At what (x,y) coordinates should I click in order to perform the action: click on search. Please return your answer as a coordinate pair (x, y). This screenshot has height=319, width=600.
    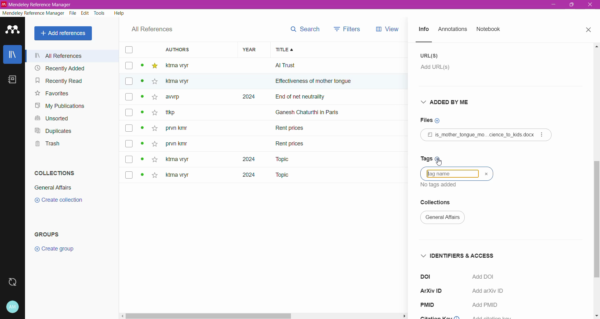
    Looking at the image, I should click on (304, 29).